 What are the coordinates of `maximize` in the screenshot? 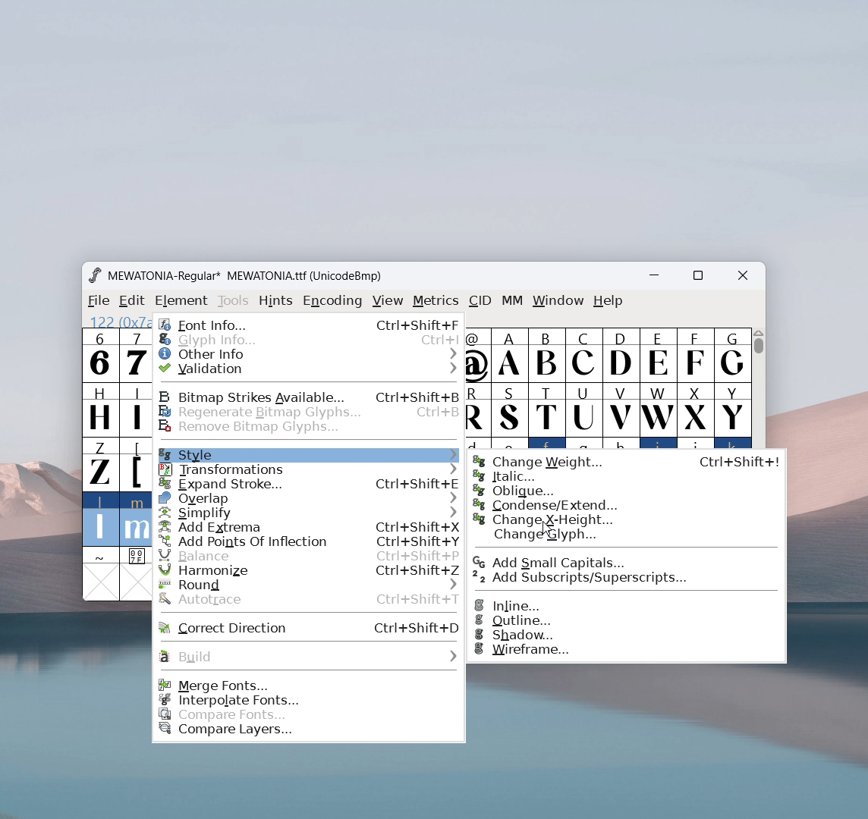 It's located at (697, 278).